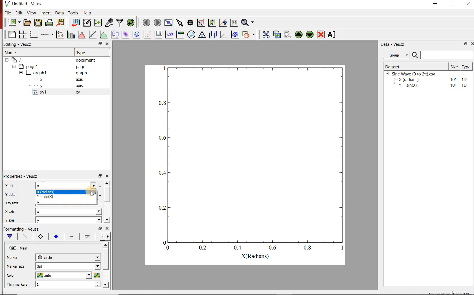  I want to click on add an axis, so click(47, 34).